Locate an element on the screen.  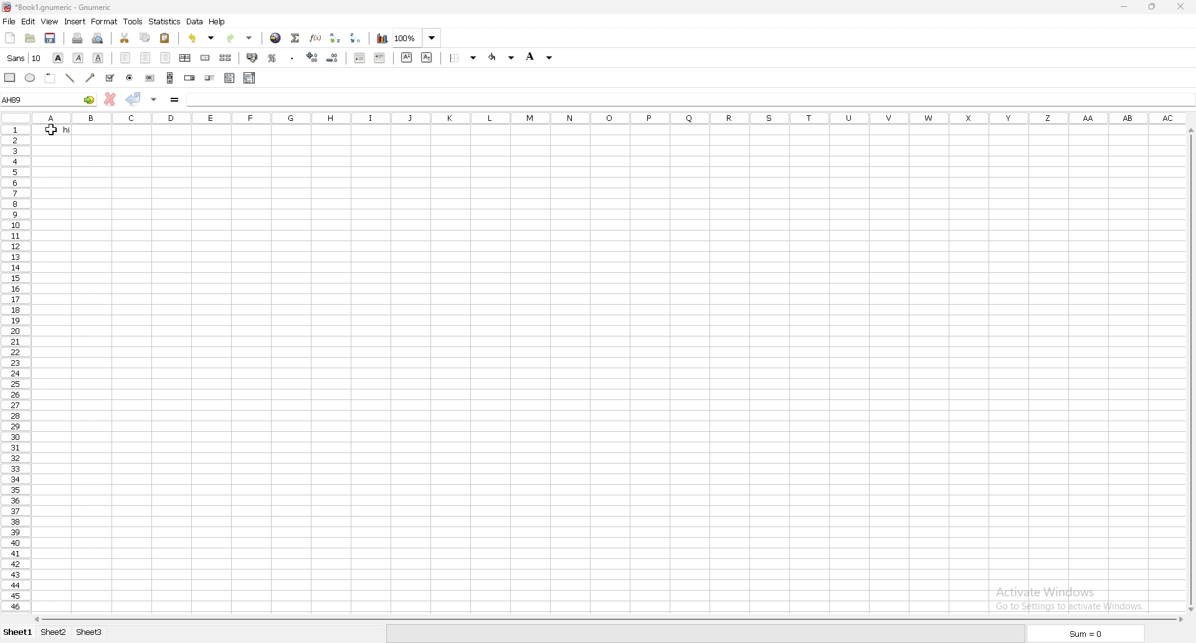
radio button is located at coordinates (131, 79).